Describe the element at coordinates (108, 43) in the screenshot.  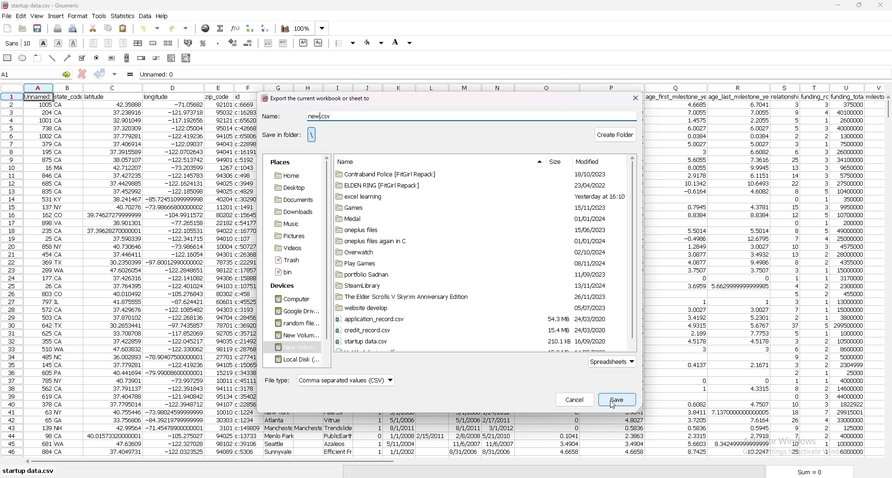
I see `centre` at that location.